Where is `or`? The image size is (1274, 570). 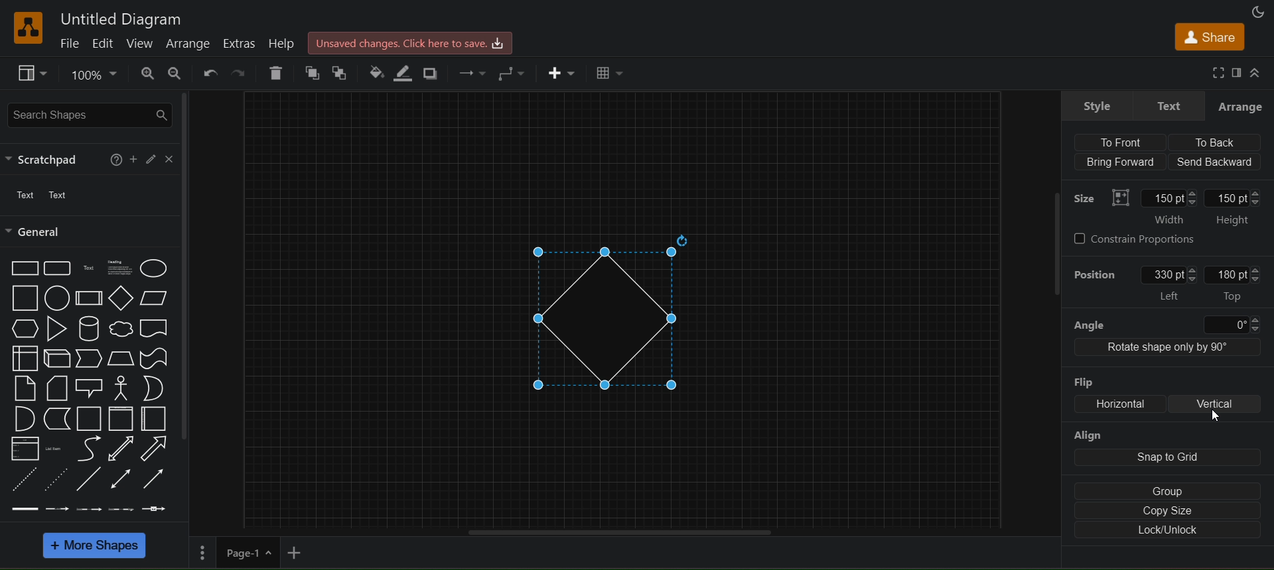
or is located at coordinates (153, 387).